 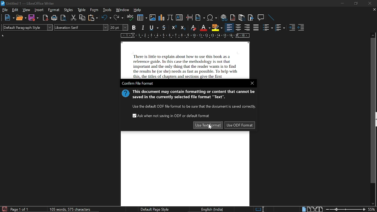 I want to click on window, so click(x=123, y=10).